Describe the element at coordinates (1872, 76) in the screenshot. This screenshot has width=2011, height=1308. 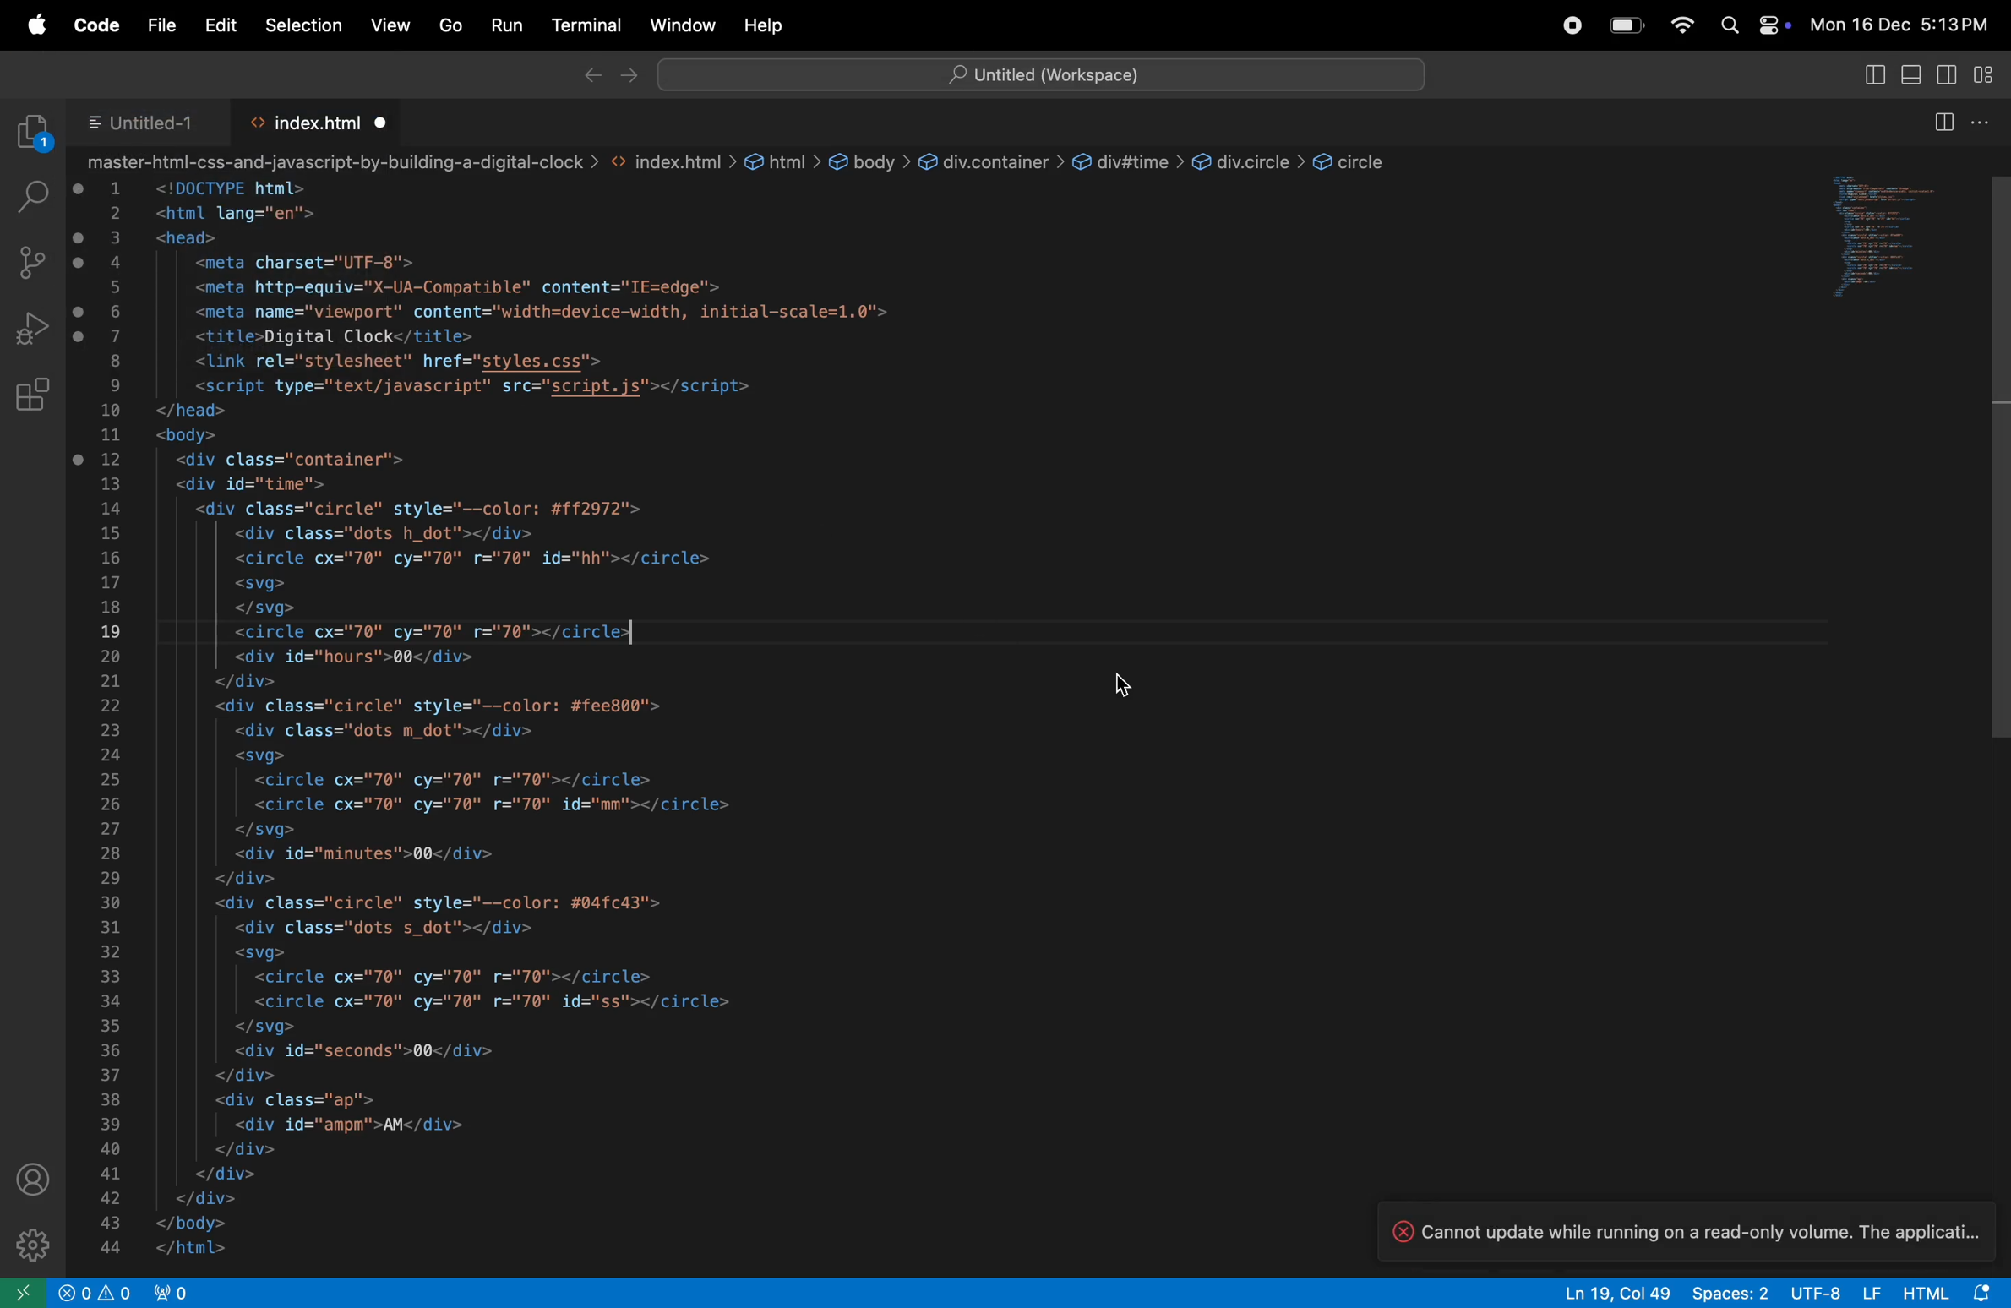
I see `toggle  primary side bar` at that location.